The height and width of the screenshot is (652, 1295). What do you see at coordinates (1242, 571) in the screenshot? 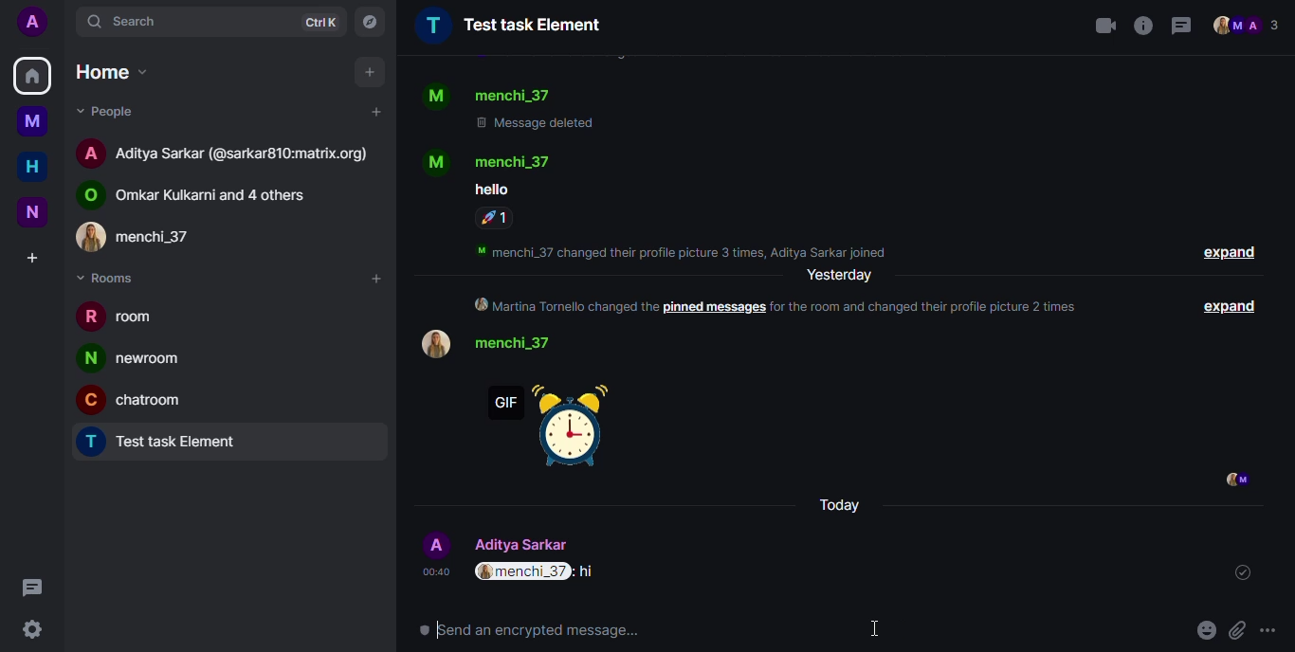
I see `sent` at bounding box center [1242, 571].